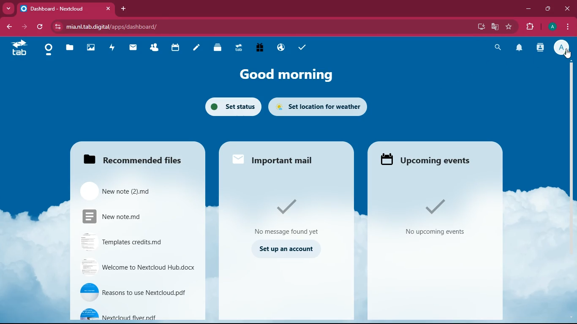 This screenshot has height=324, width=577. I want to click on View site information, so click(58, 27).